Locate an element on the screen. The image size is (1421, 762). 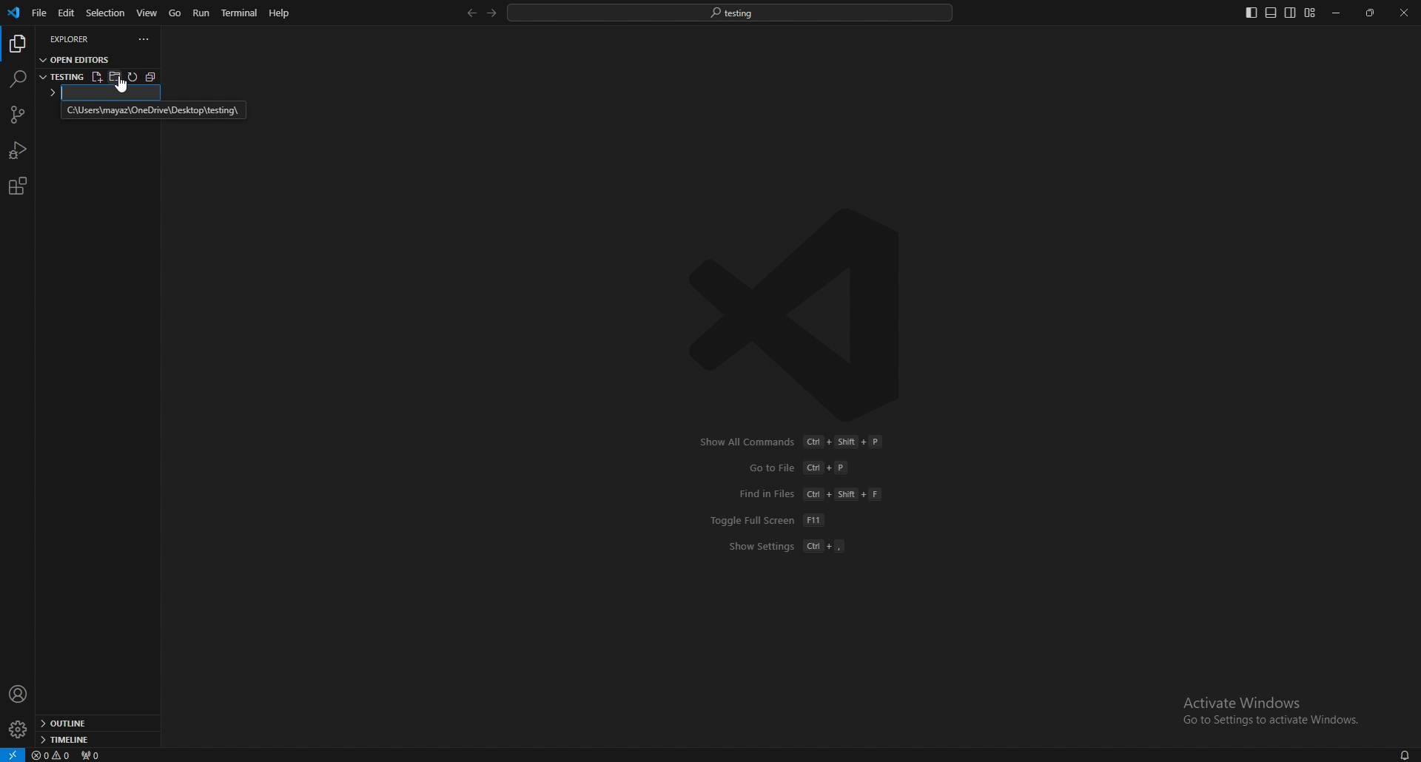
extension is located at coordinates (17, 186).